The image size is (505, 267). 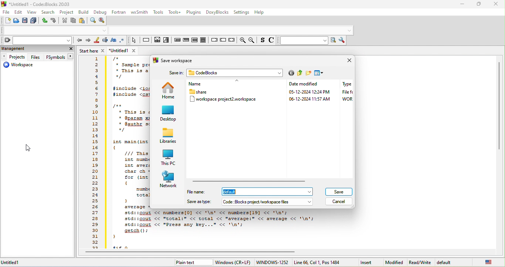 I want to click on zoom in, so click(x=242, y=40).